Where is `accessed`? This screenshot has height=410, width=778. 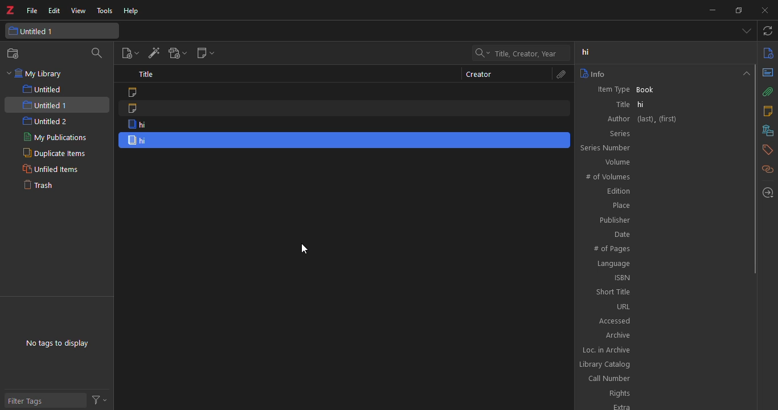 accessed is located at coordinates (613, 321).